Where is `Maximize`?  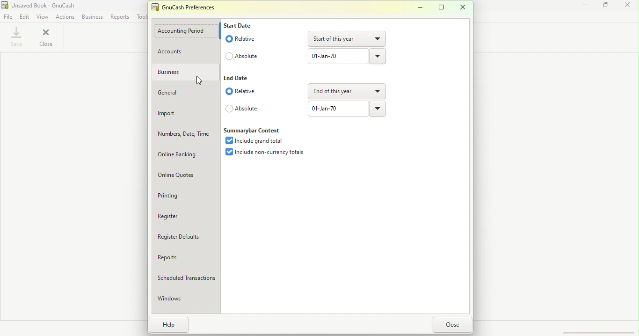
Maximize is located at coordinates (607, 7).